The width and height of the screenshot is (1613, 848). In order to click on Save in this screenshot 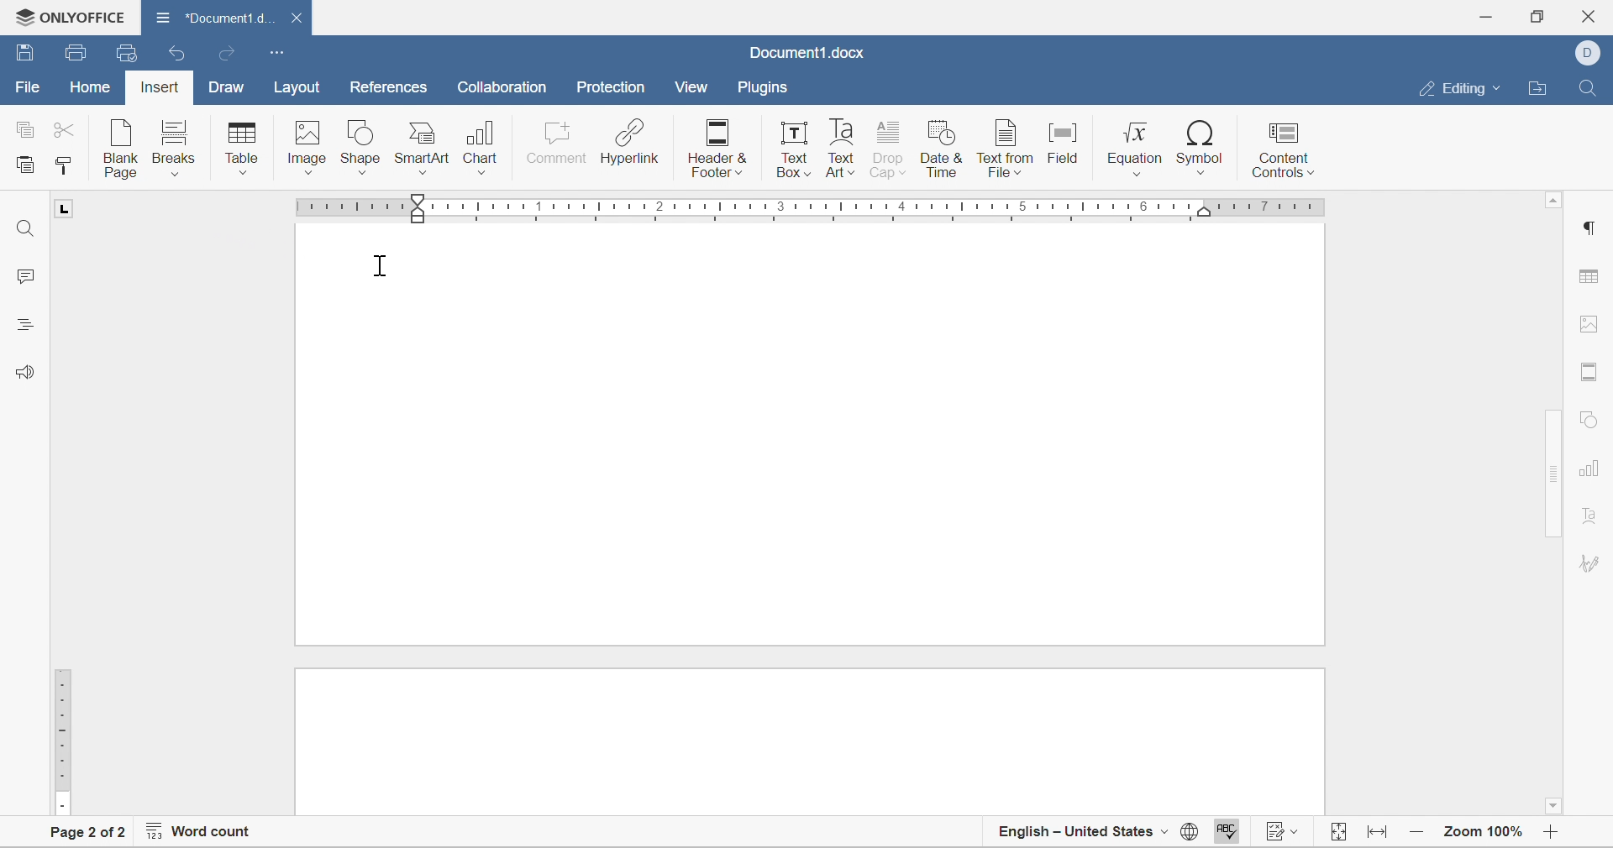, I will do `click(24, 54)`.